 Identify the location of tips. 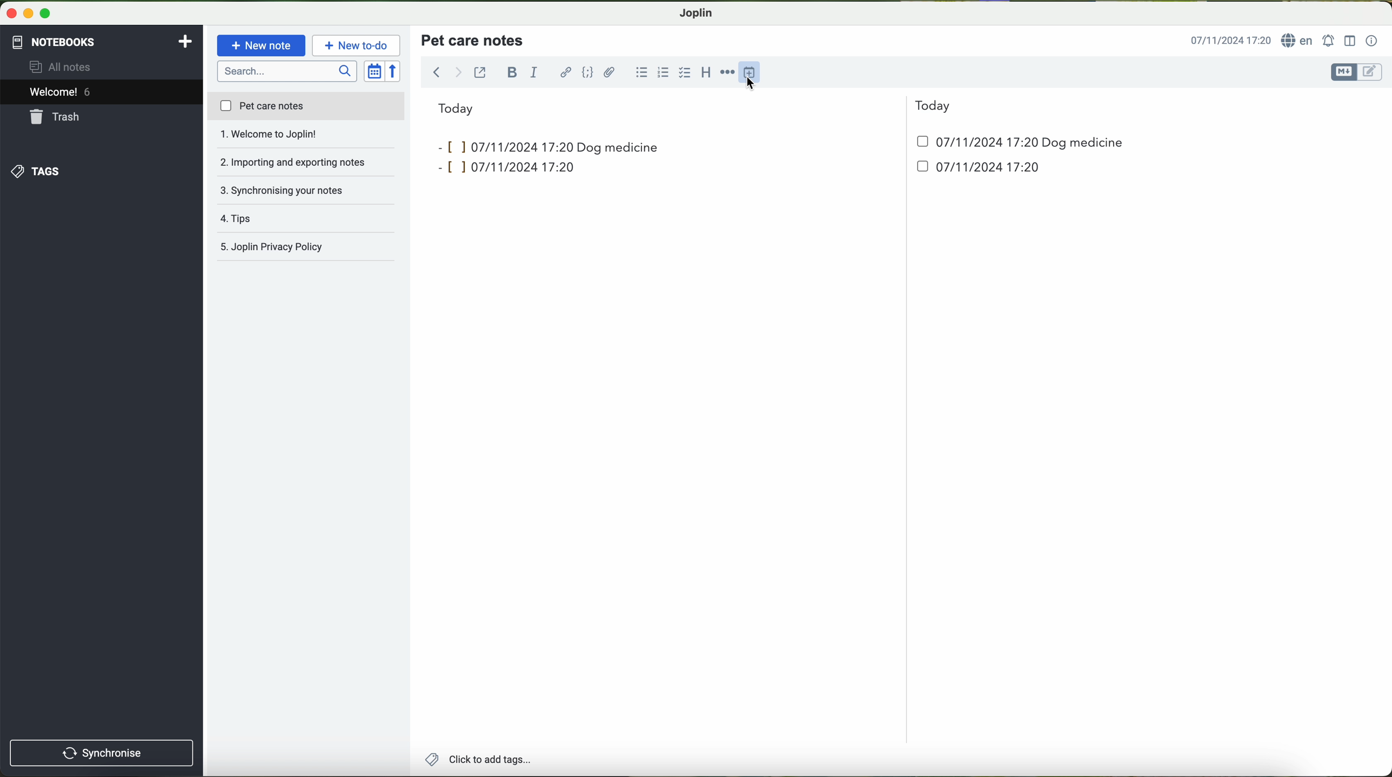
(306, 190).